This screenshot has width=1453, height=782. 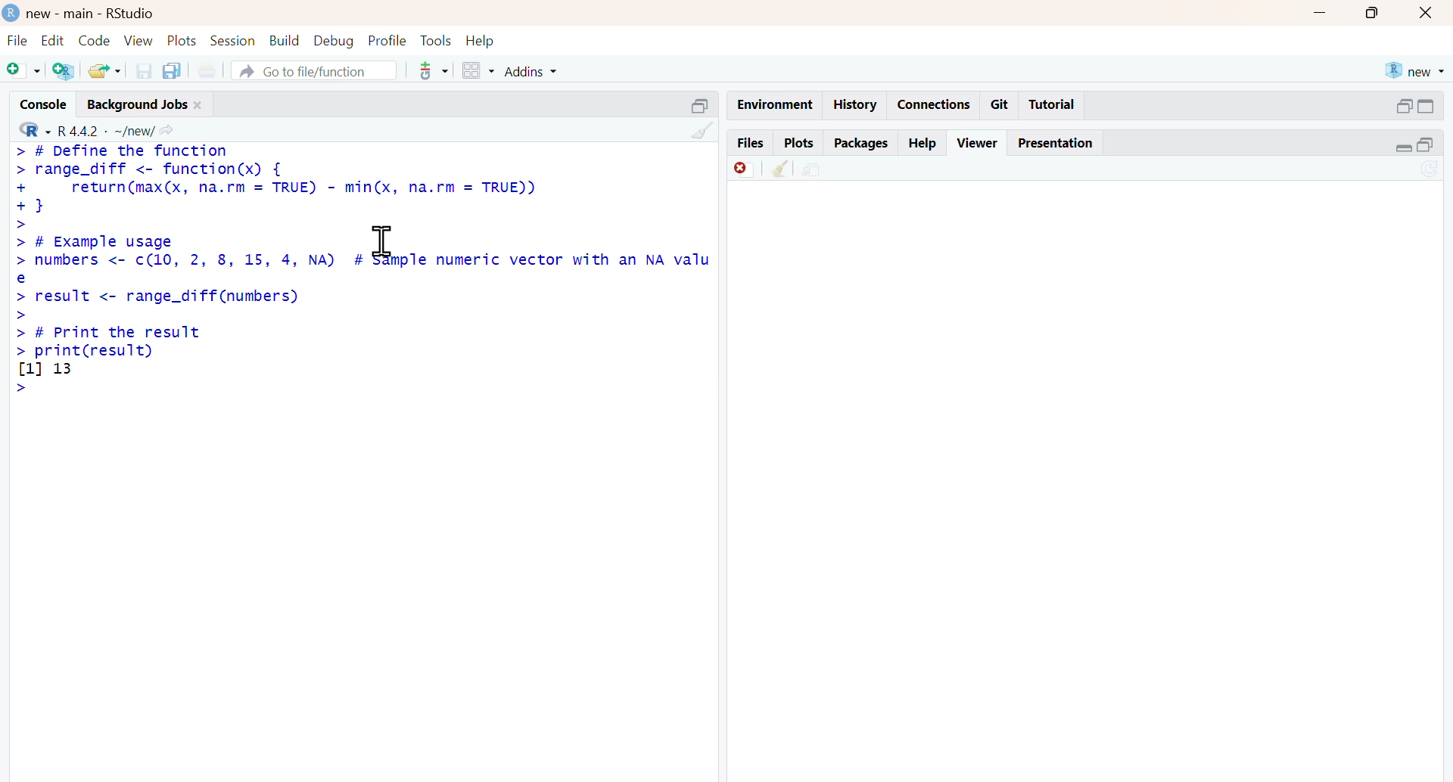 What do you see at coordinates (781, 168) in the screenshot?
I see `clean` at bounding box center [781, 168].